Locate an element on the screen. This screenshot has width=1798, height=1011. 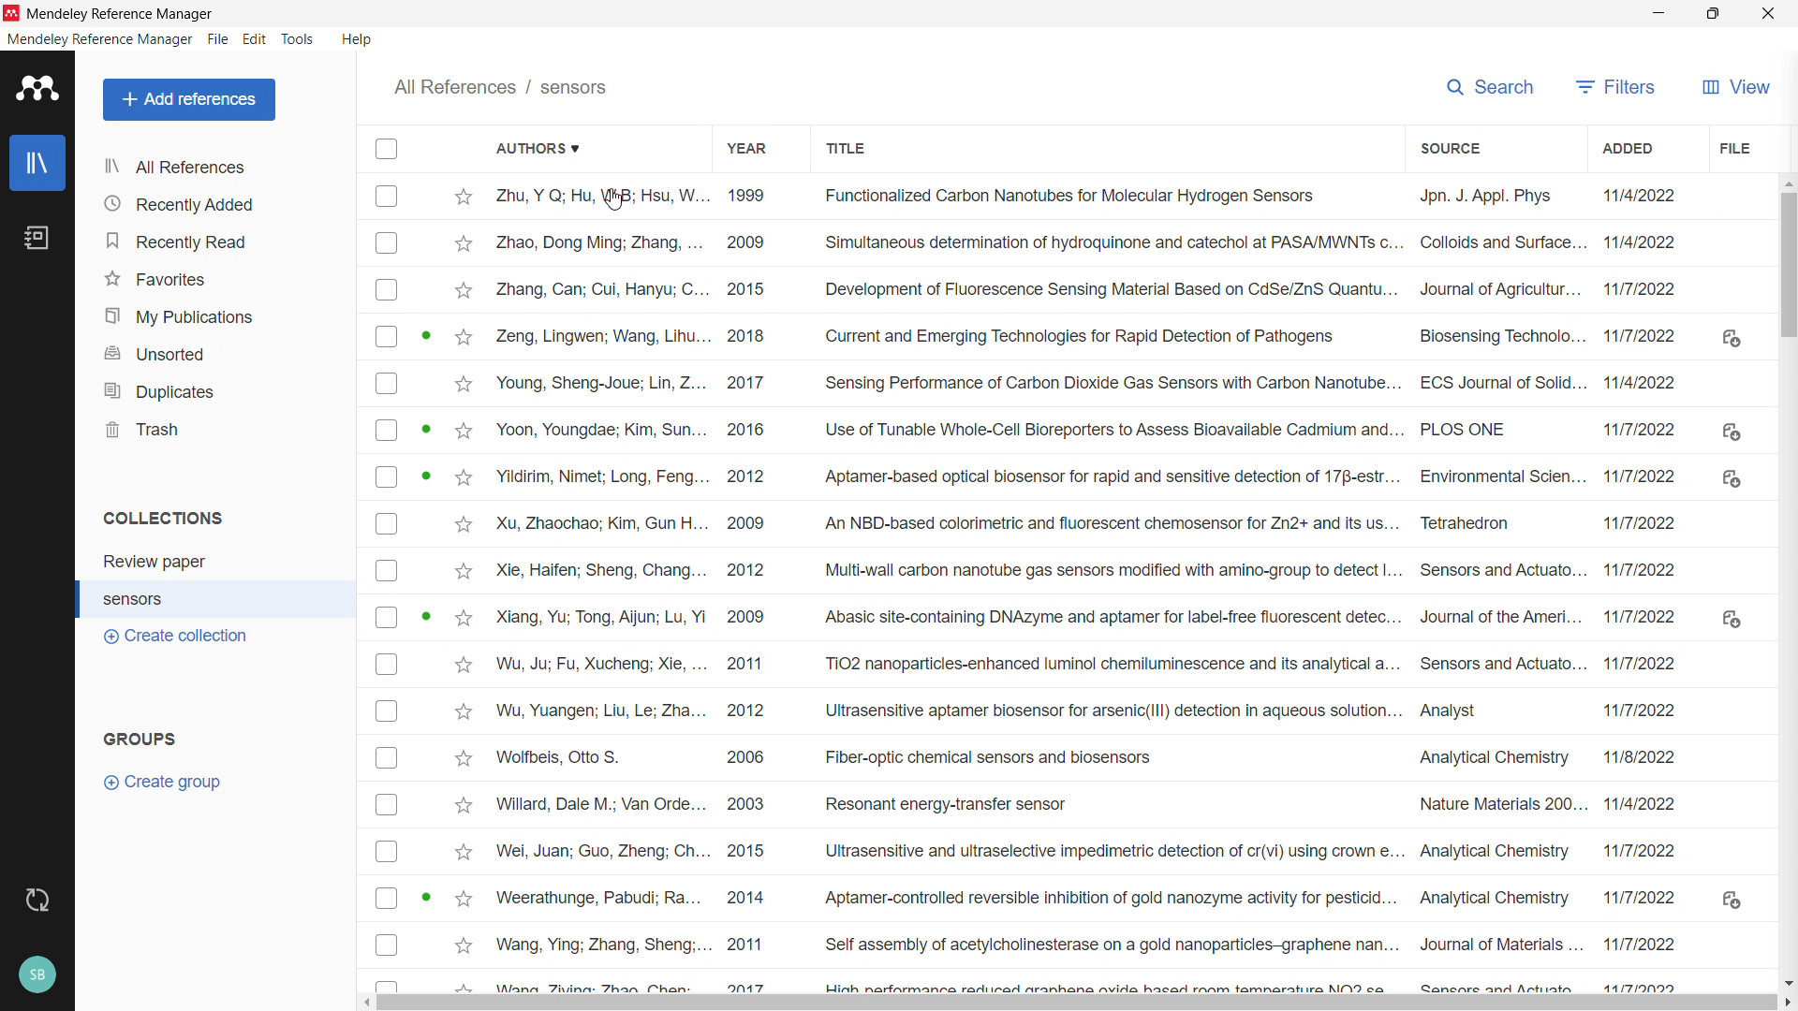
 help  is located at coordinates (357, 39).